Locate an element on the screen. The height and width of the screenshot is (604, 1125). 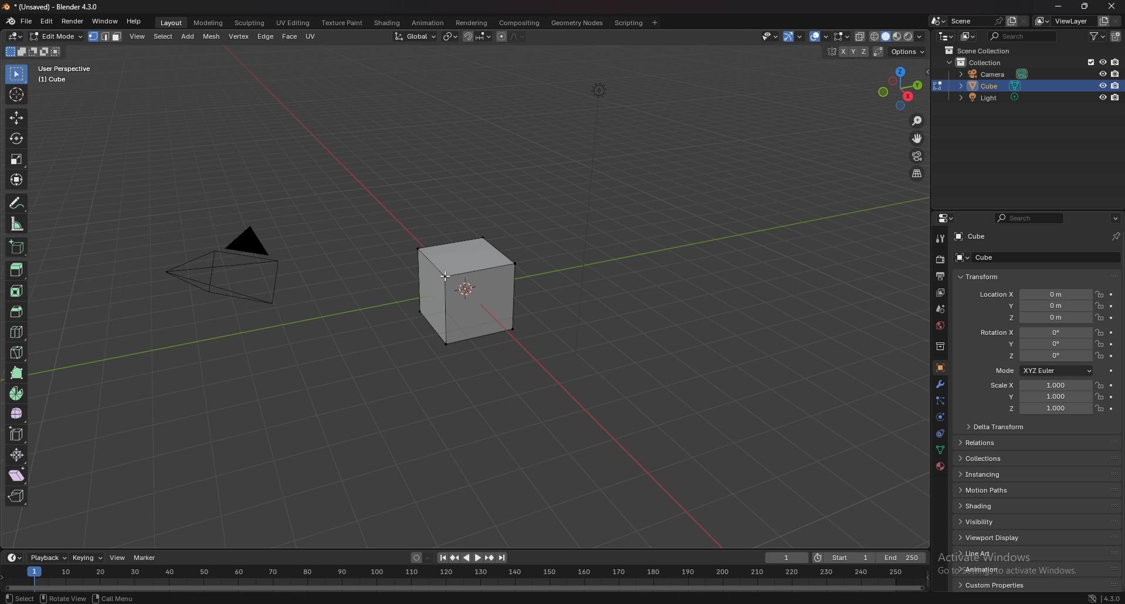
cursor is located at coordinates (448, 276).